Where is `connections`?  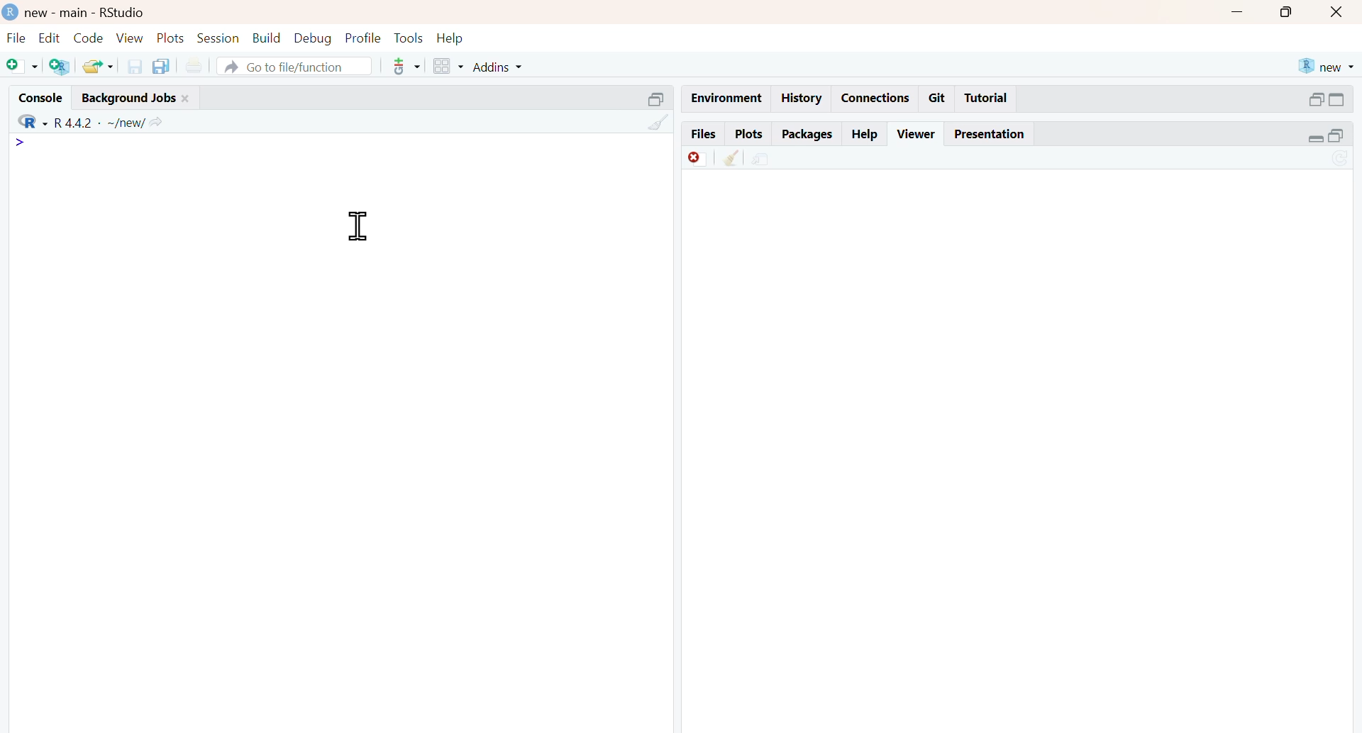 connections is located at coordinates (876, 99).